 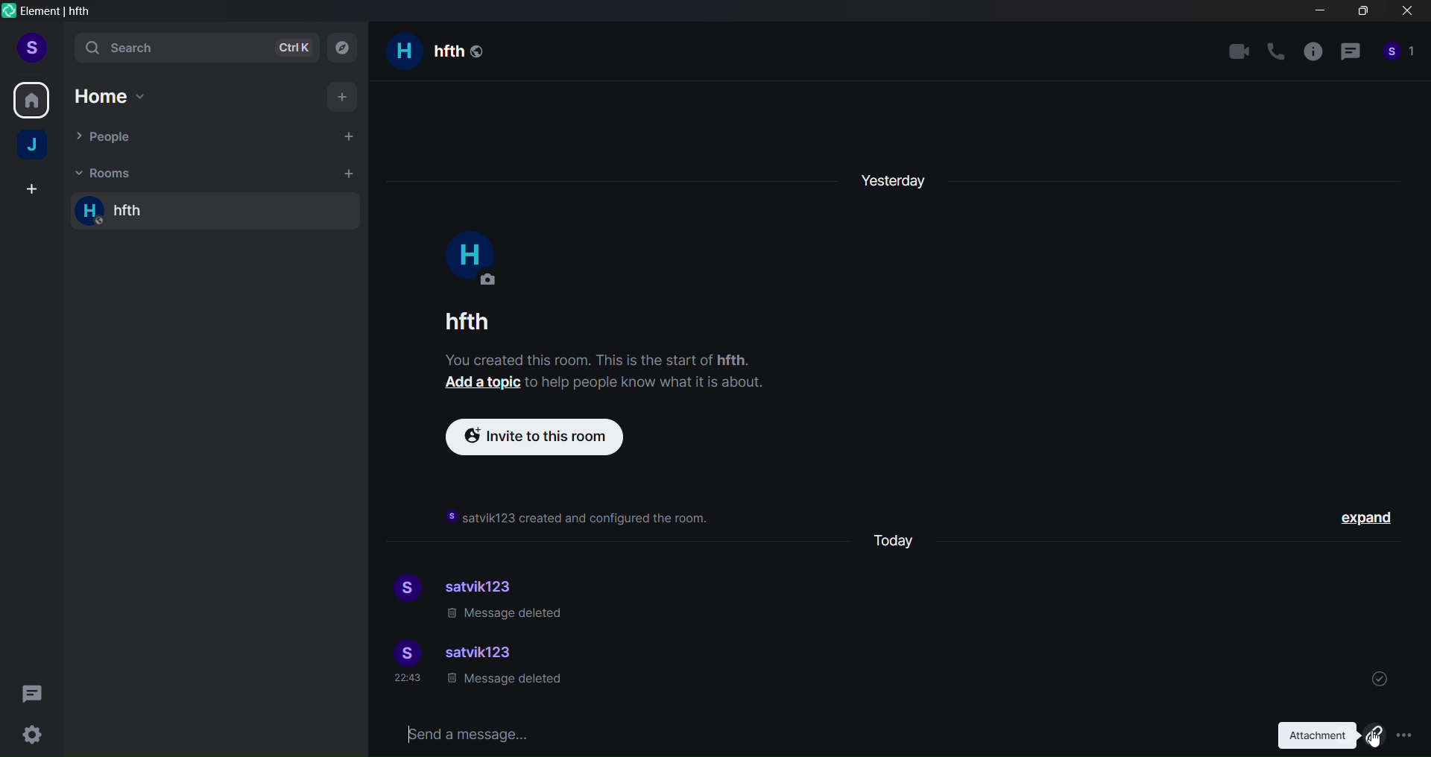 I want to click on room name, so click(x=134, y=212).